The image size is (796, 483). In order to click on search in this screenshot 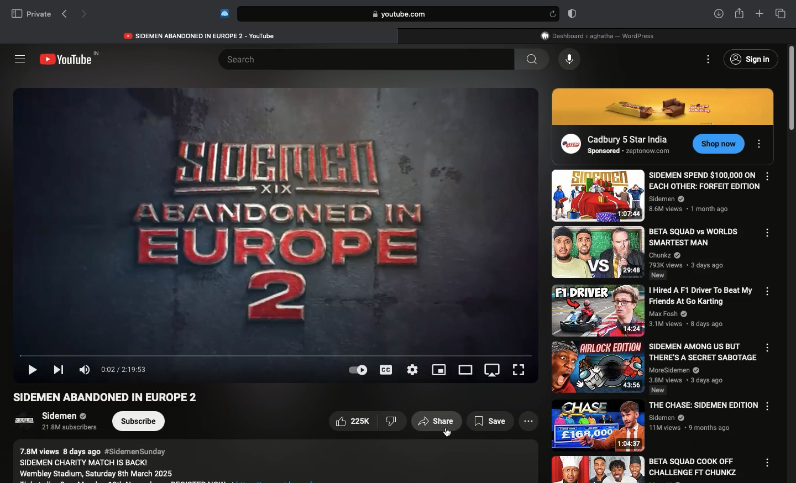, I will do `click(531, 59)`.